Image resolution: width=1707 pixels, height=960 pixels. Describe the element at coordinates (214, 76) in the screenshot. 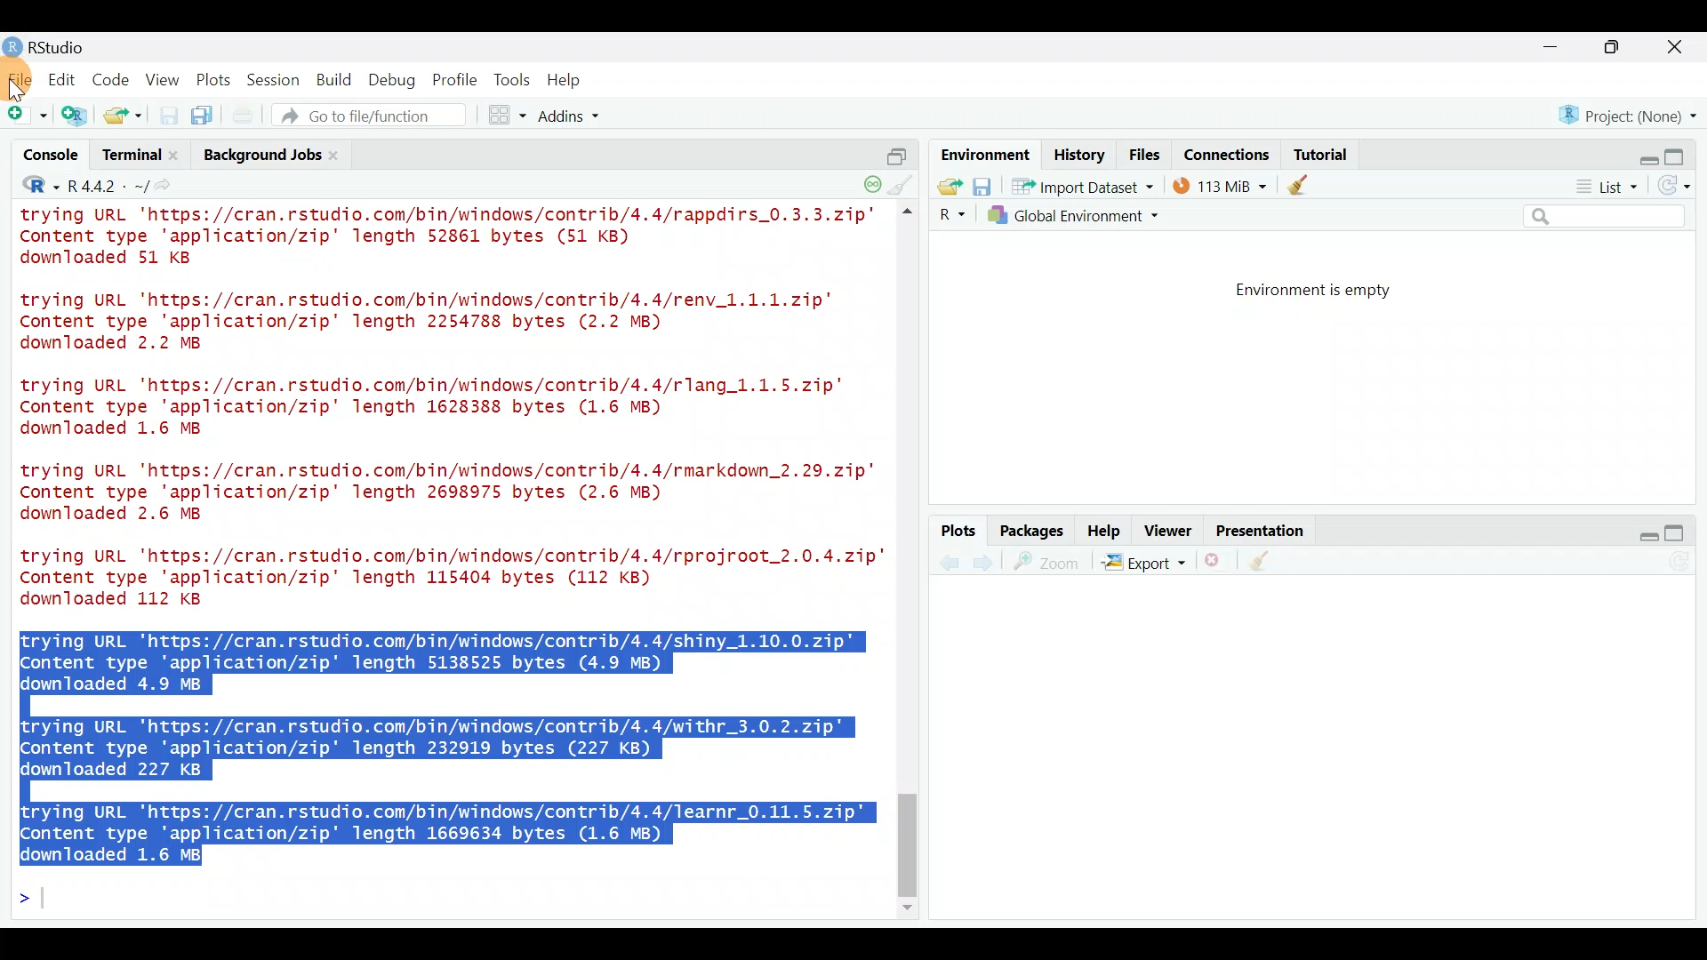

I see `Plots` at that location.